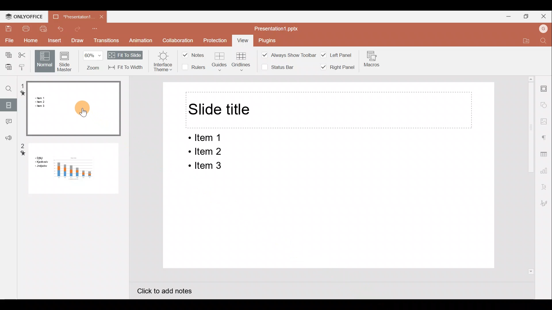 The image size is (552, 310). Describe the element at coordinates (546, 203) in the screenshot. I see `Signature settings` at that location.